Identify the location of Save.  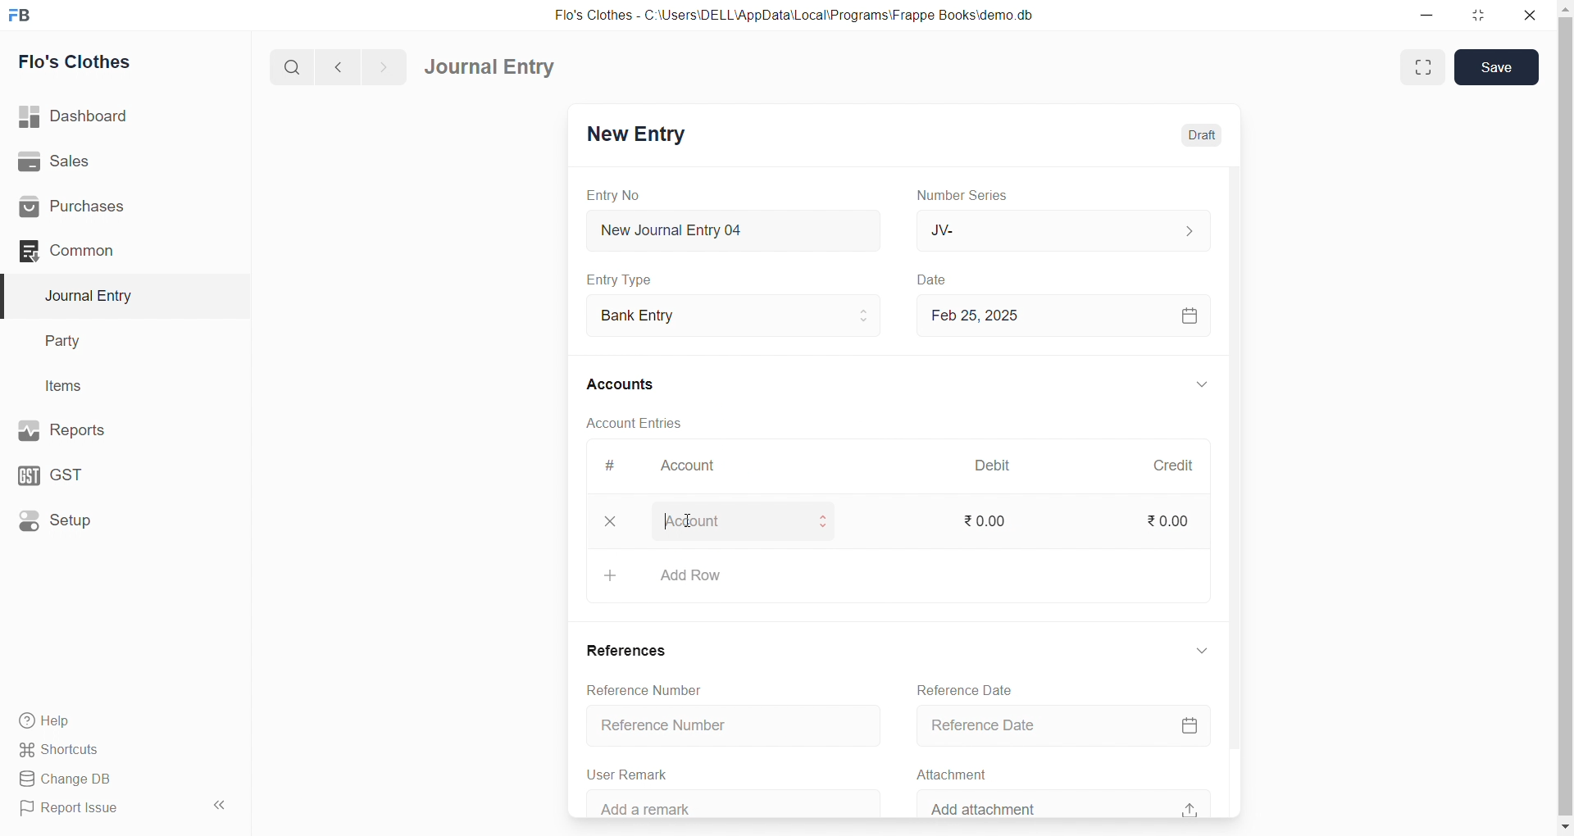
(1496, 68).